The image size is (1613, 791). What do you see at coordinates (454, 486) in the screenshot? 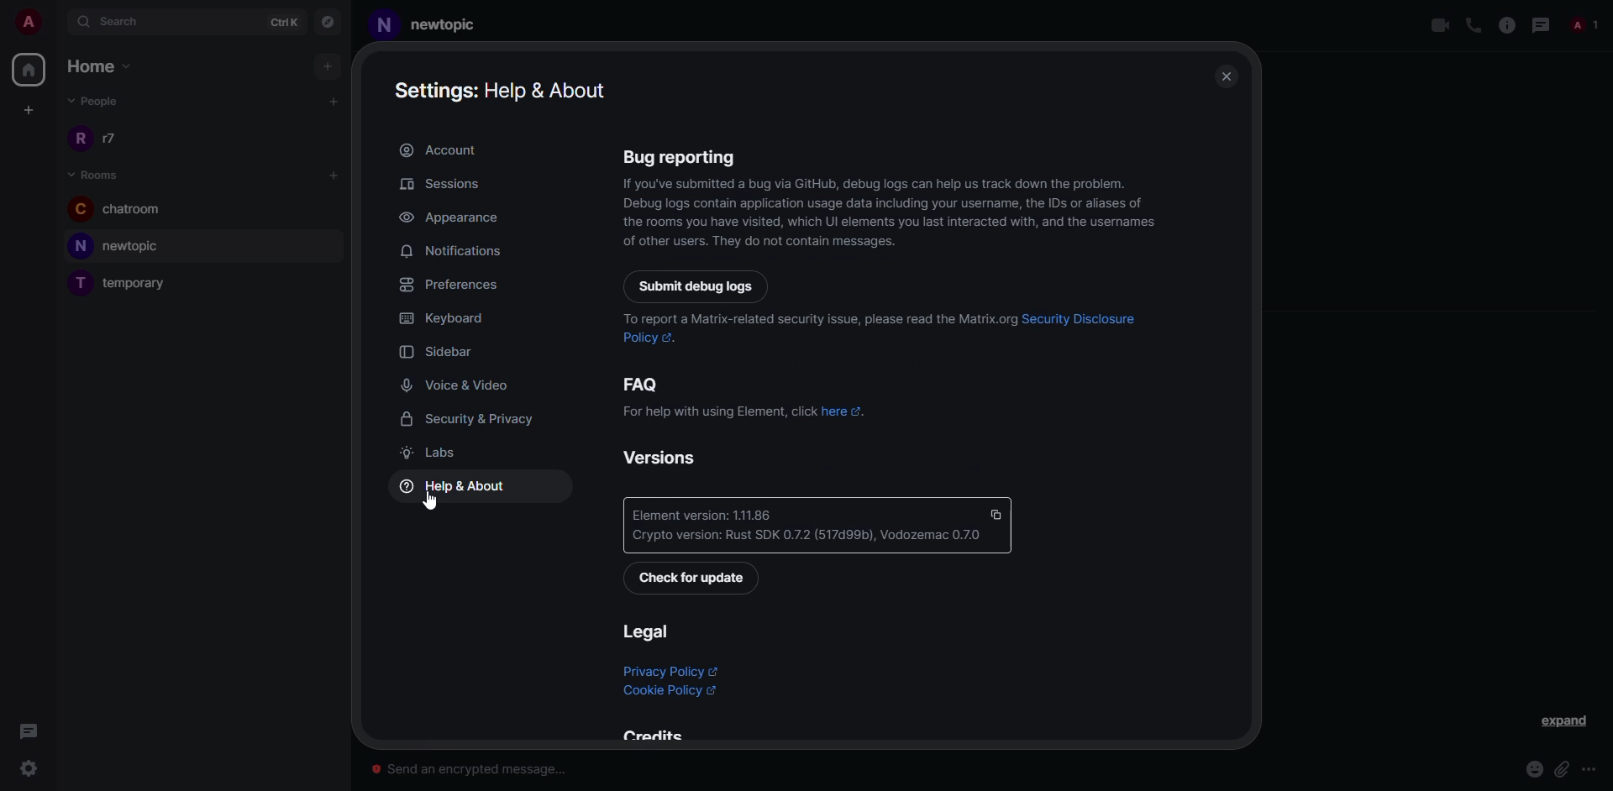
I see `help` at bounding box center [454, 486].